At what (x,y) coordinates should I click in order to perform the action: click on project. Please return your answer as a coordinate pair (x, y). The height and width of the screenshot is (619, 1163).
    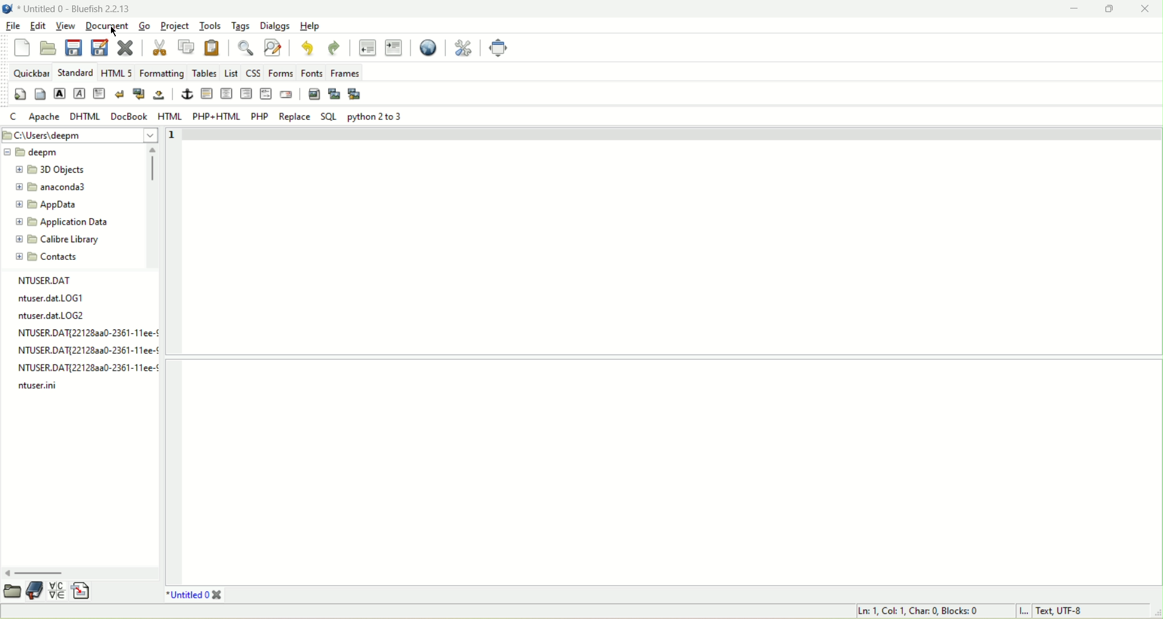
    Looking at the image, I should click on (175, 27).